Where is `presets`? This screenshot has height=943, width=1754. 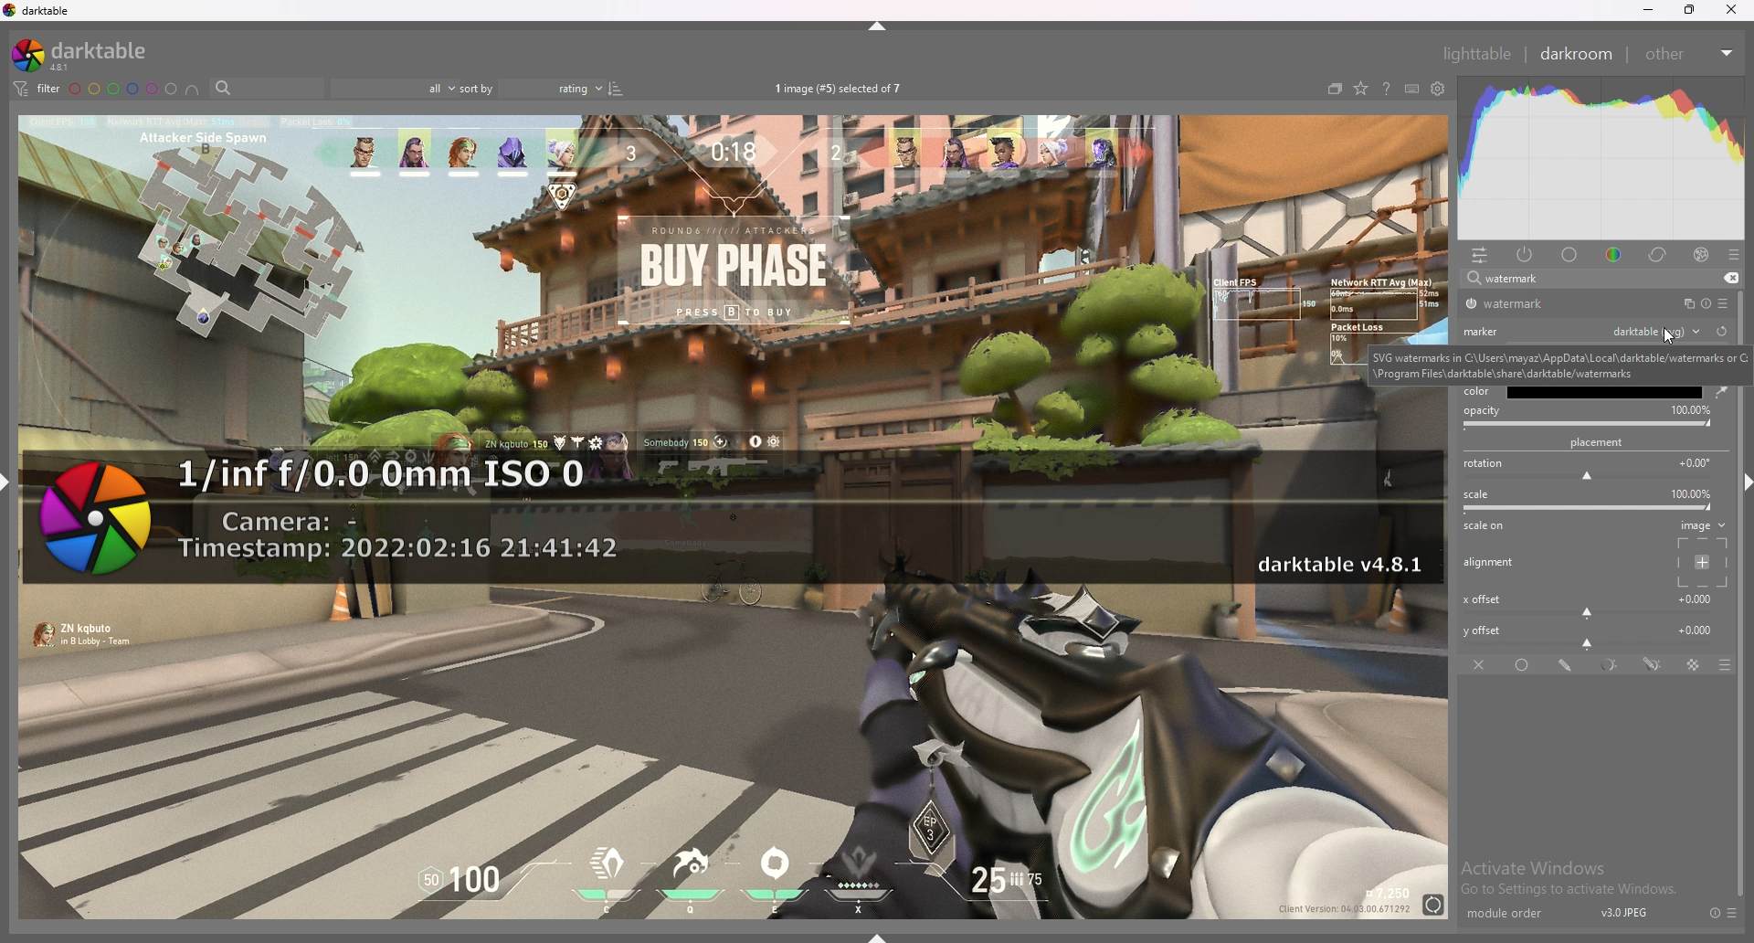
presets is located at coordinates (1733, 913).